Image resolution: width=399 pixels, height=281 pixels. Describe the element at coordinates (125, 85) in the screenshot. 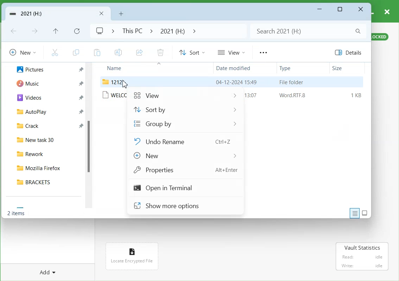

I see `Cursor` at that location.